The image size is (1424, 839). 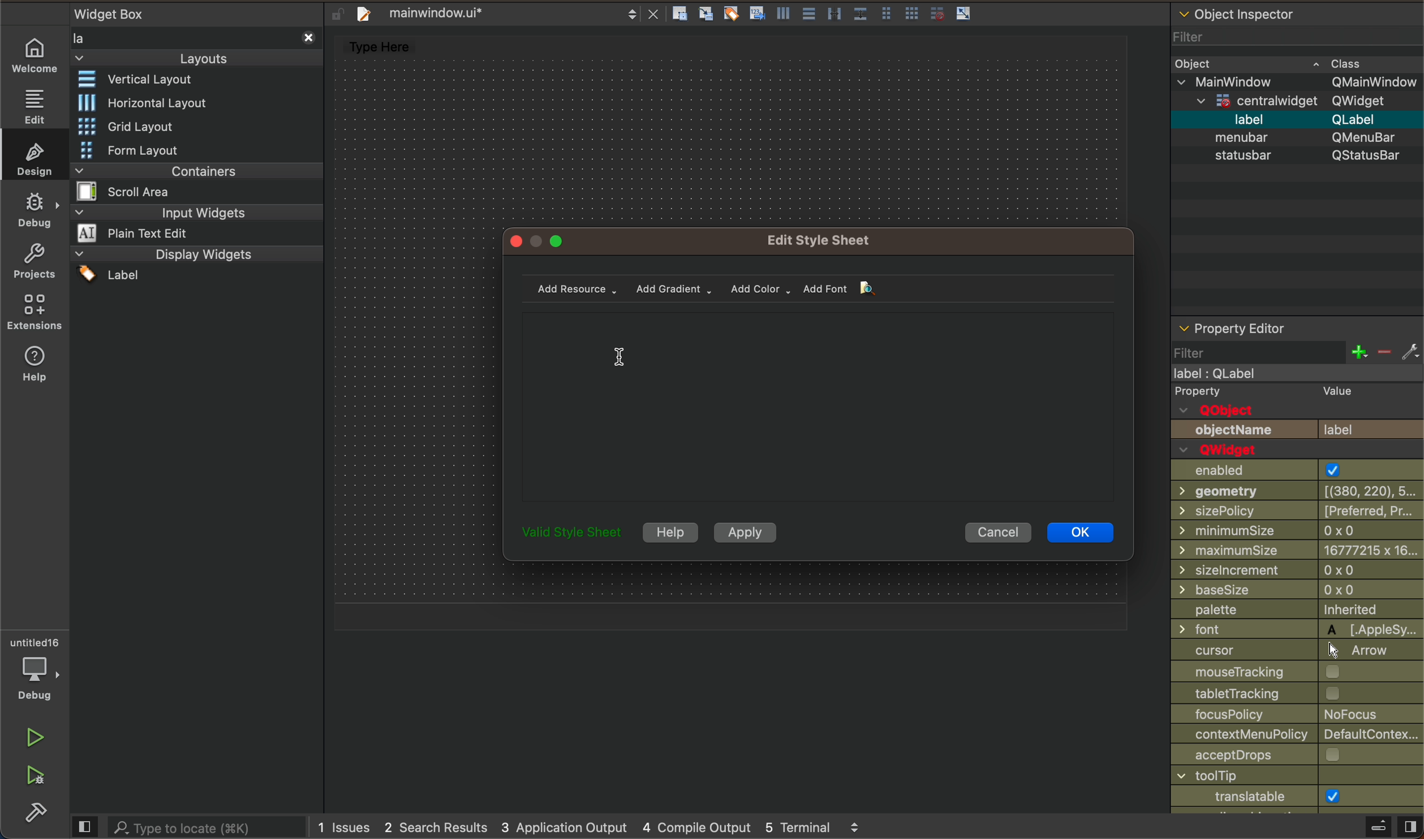 What do you see at coordinates (36, 106) in the screenshot?
I see `editor` at bounding box center [36, 106].